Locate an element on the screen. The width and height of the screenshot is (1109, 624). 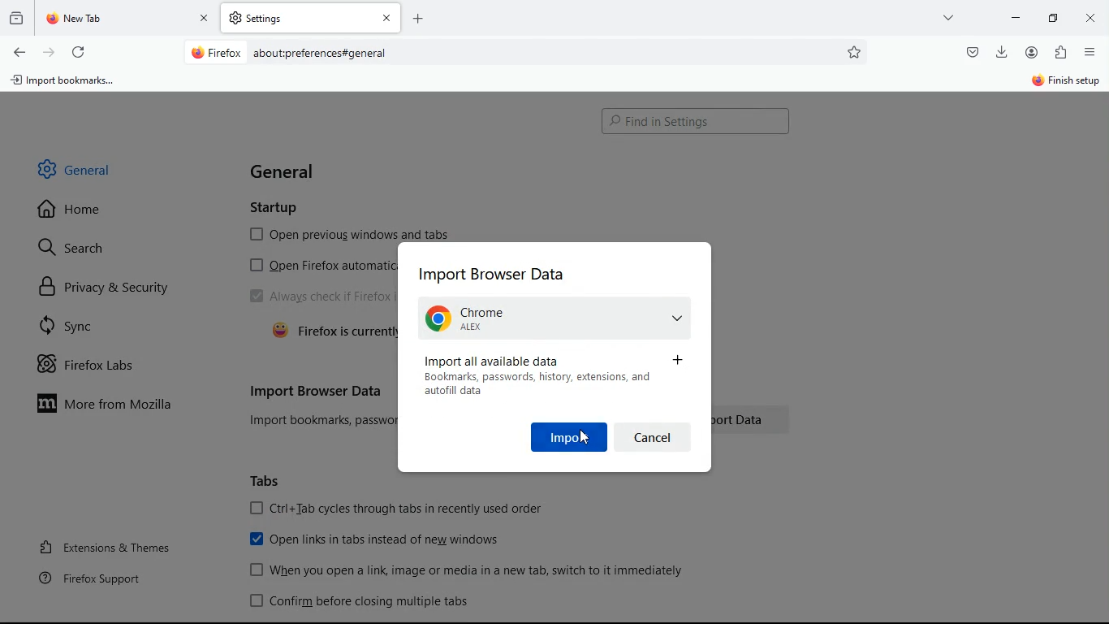
forward is located at coordinates (50, 54).